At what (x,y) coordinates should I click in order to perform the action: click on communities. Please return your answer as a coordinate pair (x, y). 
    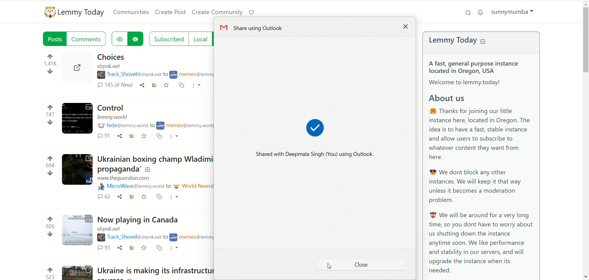
    Looking at the image, I should click on (130, 12).